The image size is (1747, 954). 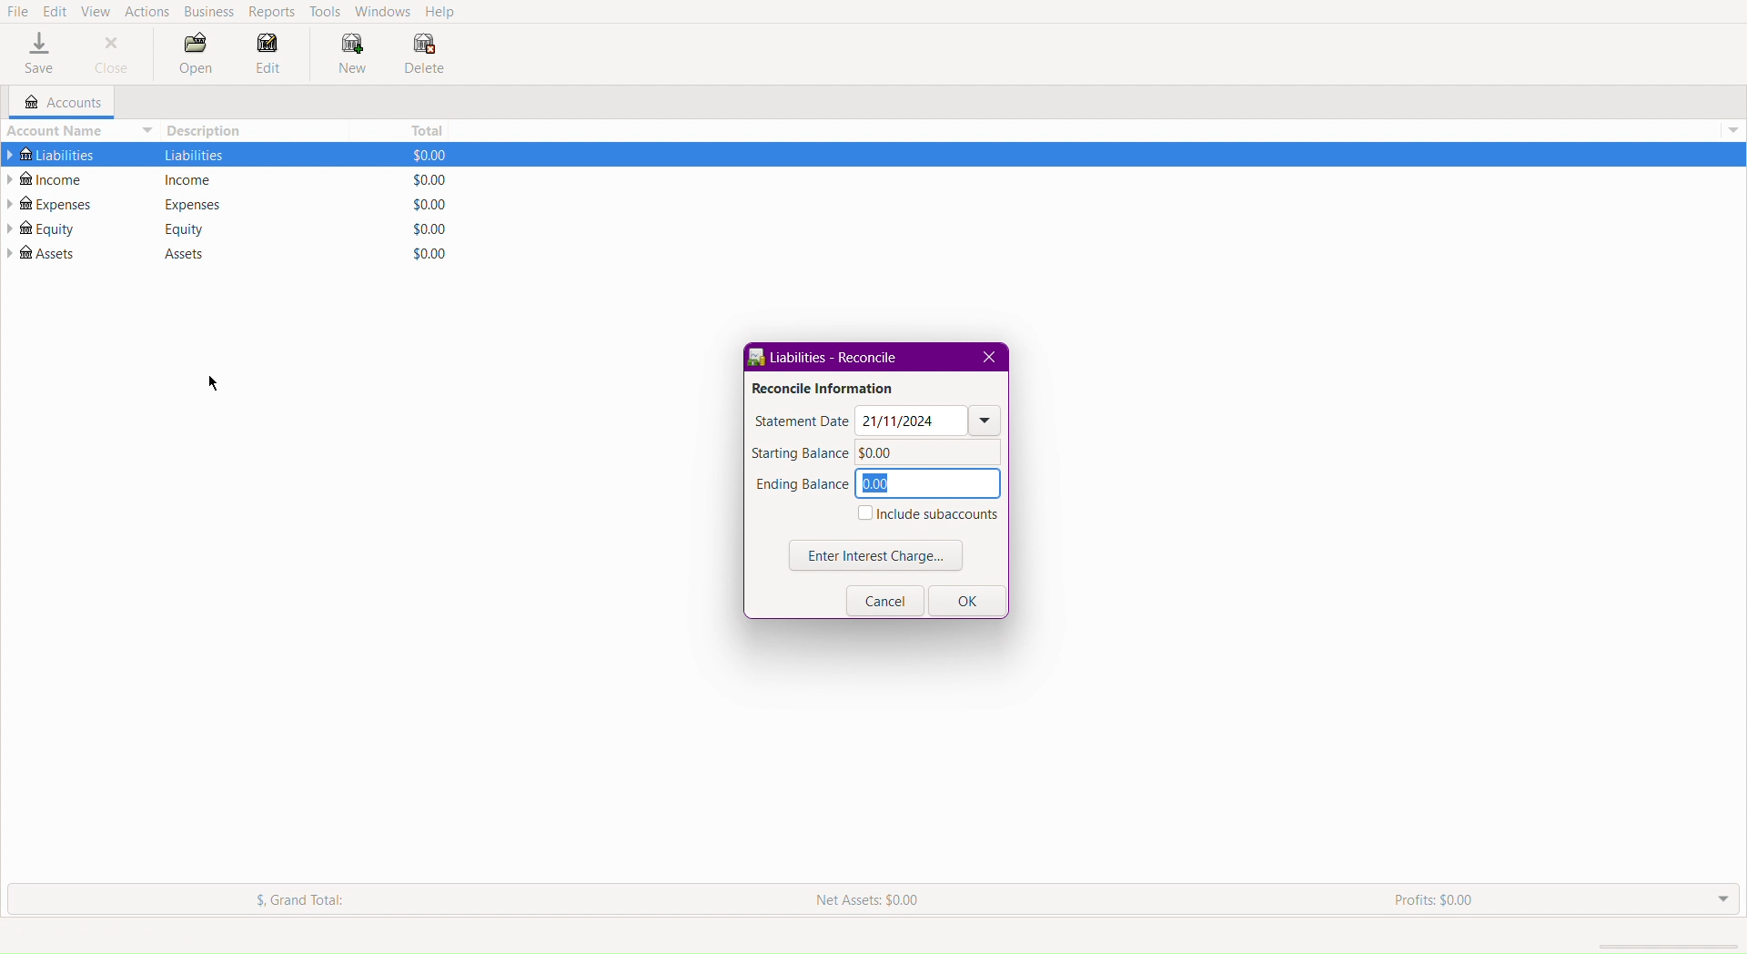 I want to click on Drop down, so click(x=1720, y=899).